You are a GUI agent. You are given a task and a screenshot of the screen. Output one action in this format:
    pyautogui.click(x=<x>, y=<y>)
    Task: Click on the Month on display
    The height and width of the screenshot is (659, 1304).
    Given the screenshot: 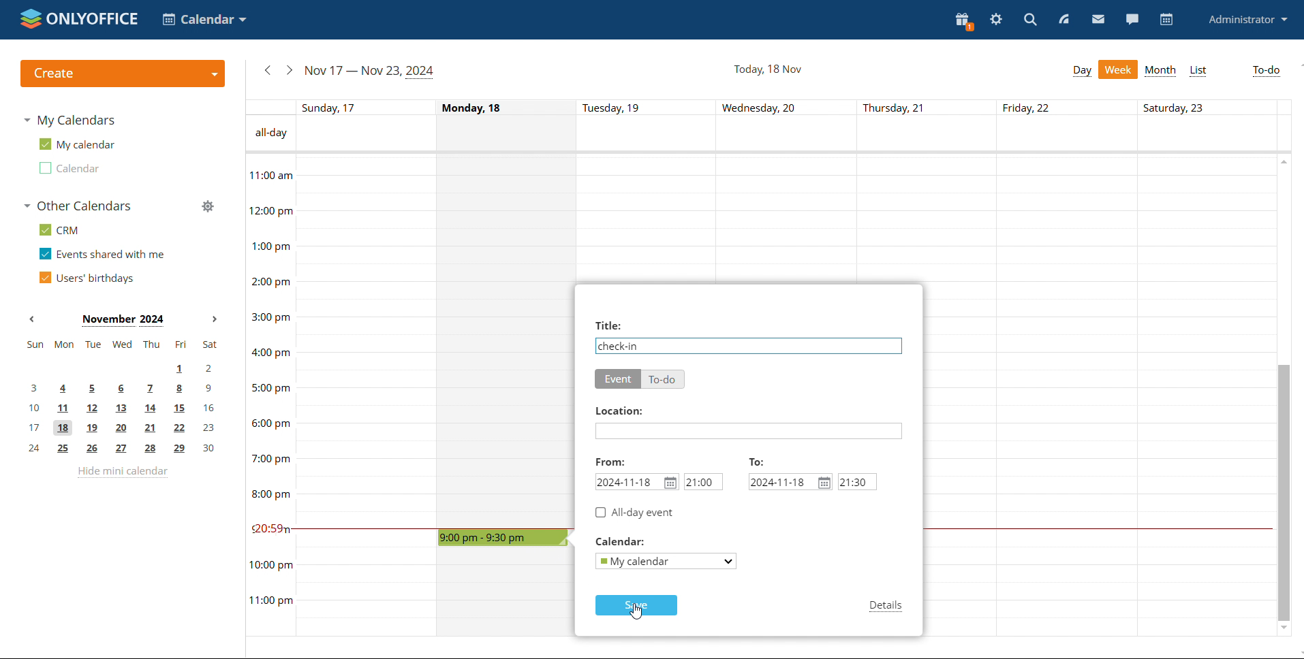 What is the action you would take?
    pyautogui.click(x=123, y=321)
    